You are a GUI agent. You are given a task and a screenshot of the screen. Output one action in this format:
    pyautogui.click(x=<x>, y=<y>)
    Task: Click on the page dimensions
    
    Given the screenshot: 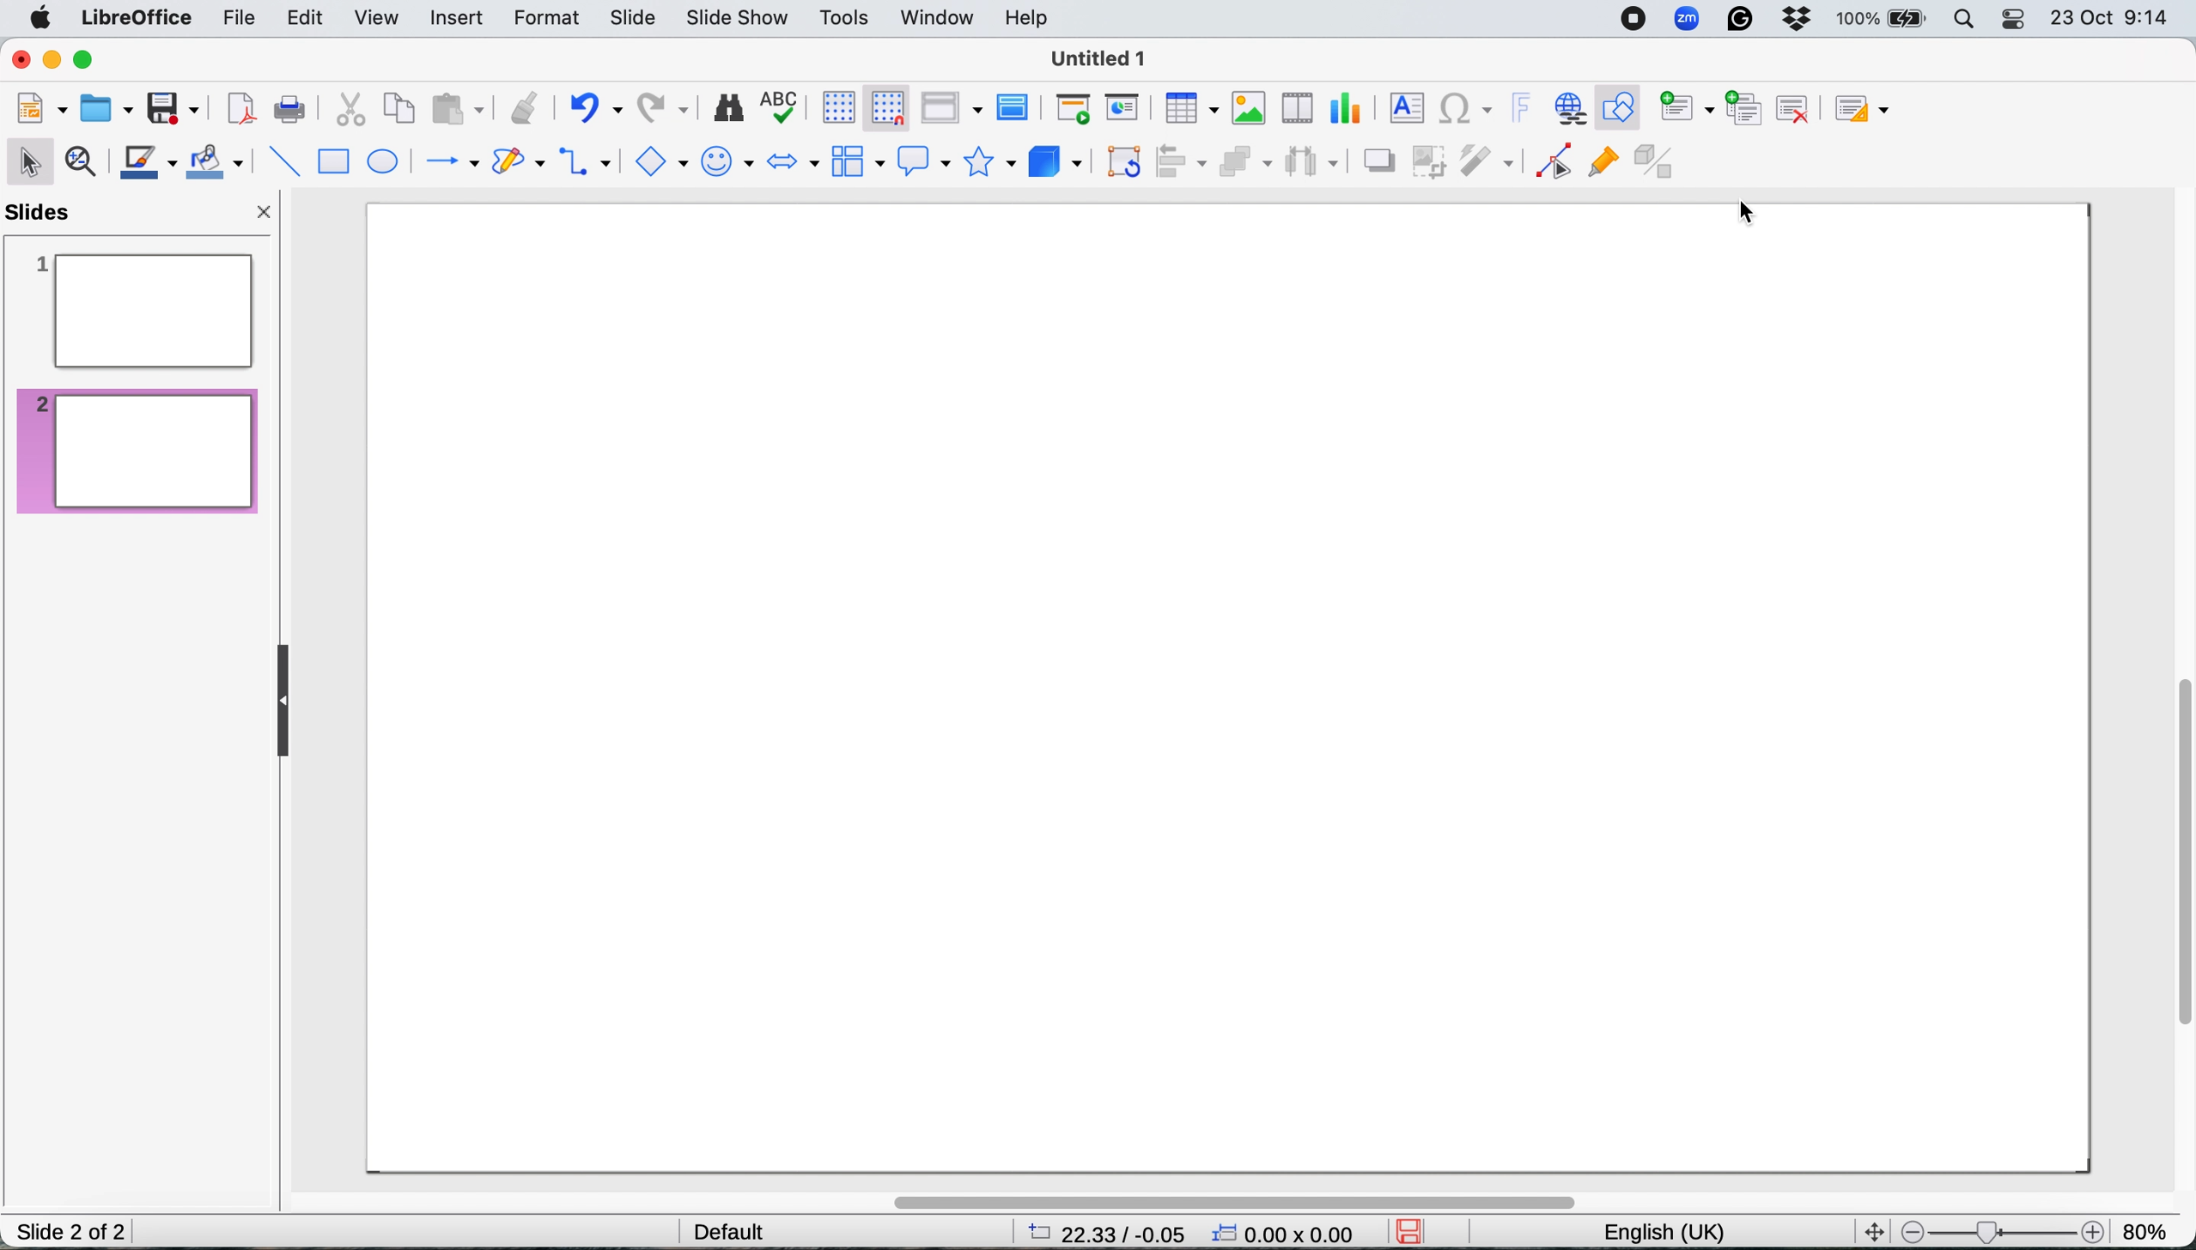 What is the action you would take?
    pyautogui.click(x=1100, y=1234)
    